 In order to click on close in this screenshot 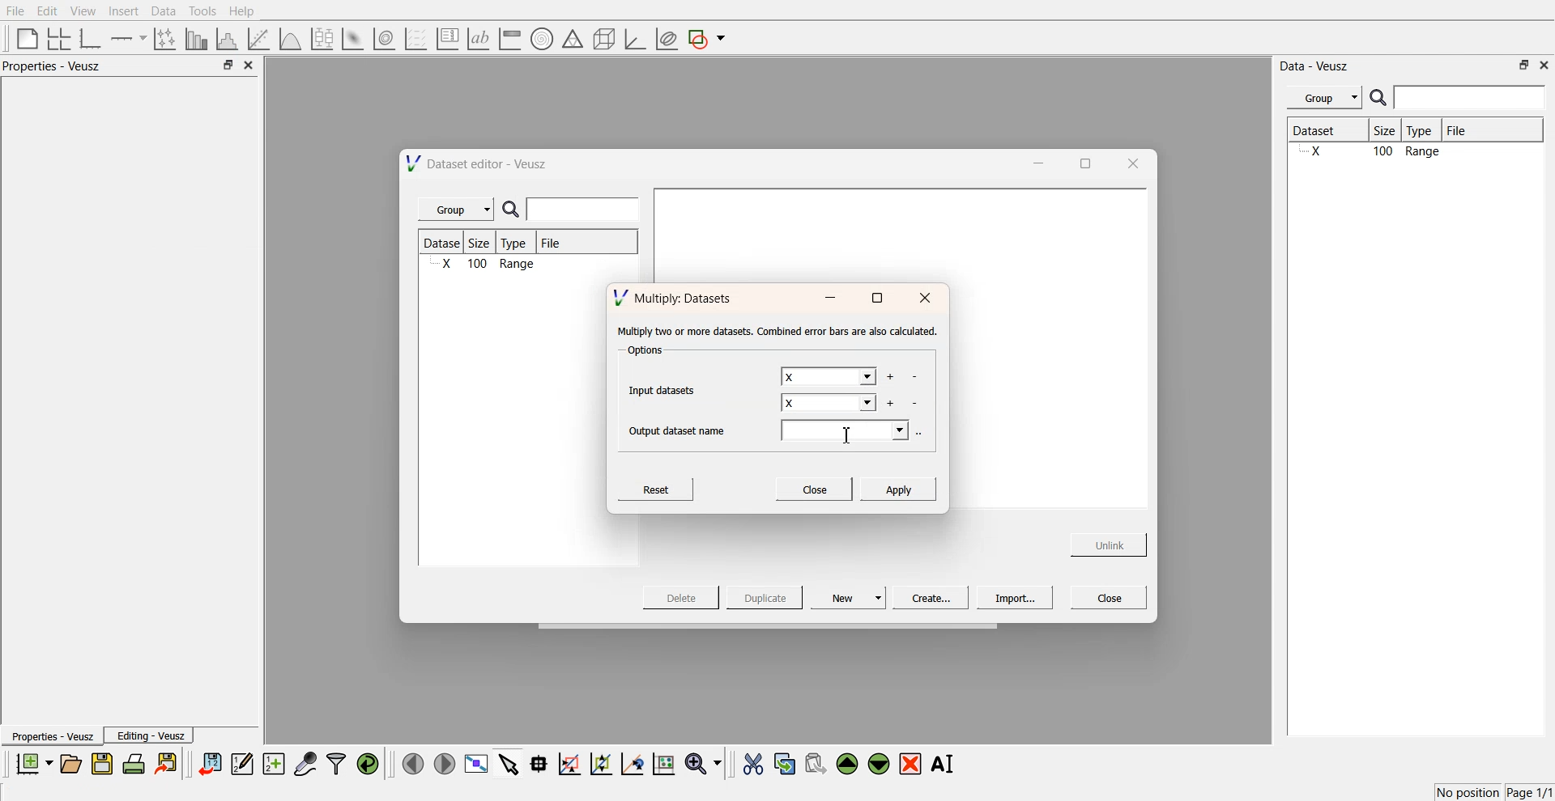, I will do `click(1131, 163)`.